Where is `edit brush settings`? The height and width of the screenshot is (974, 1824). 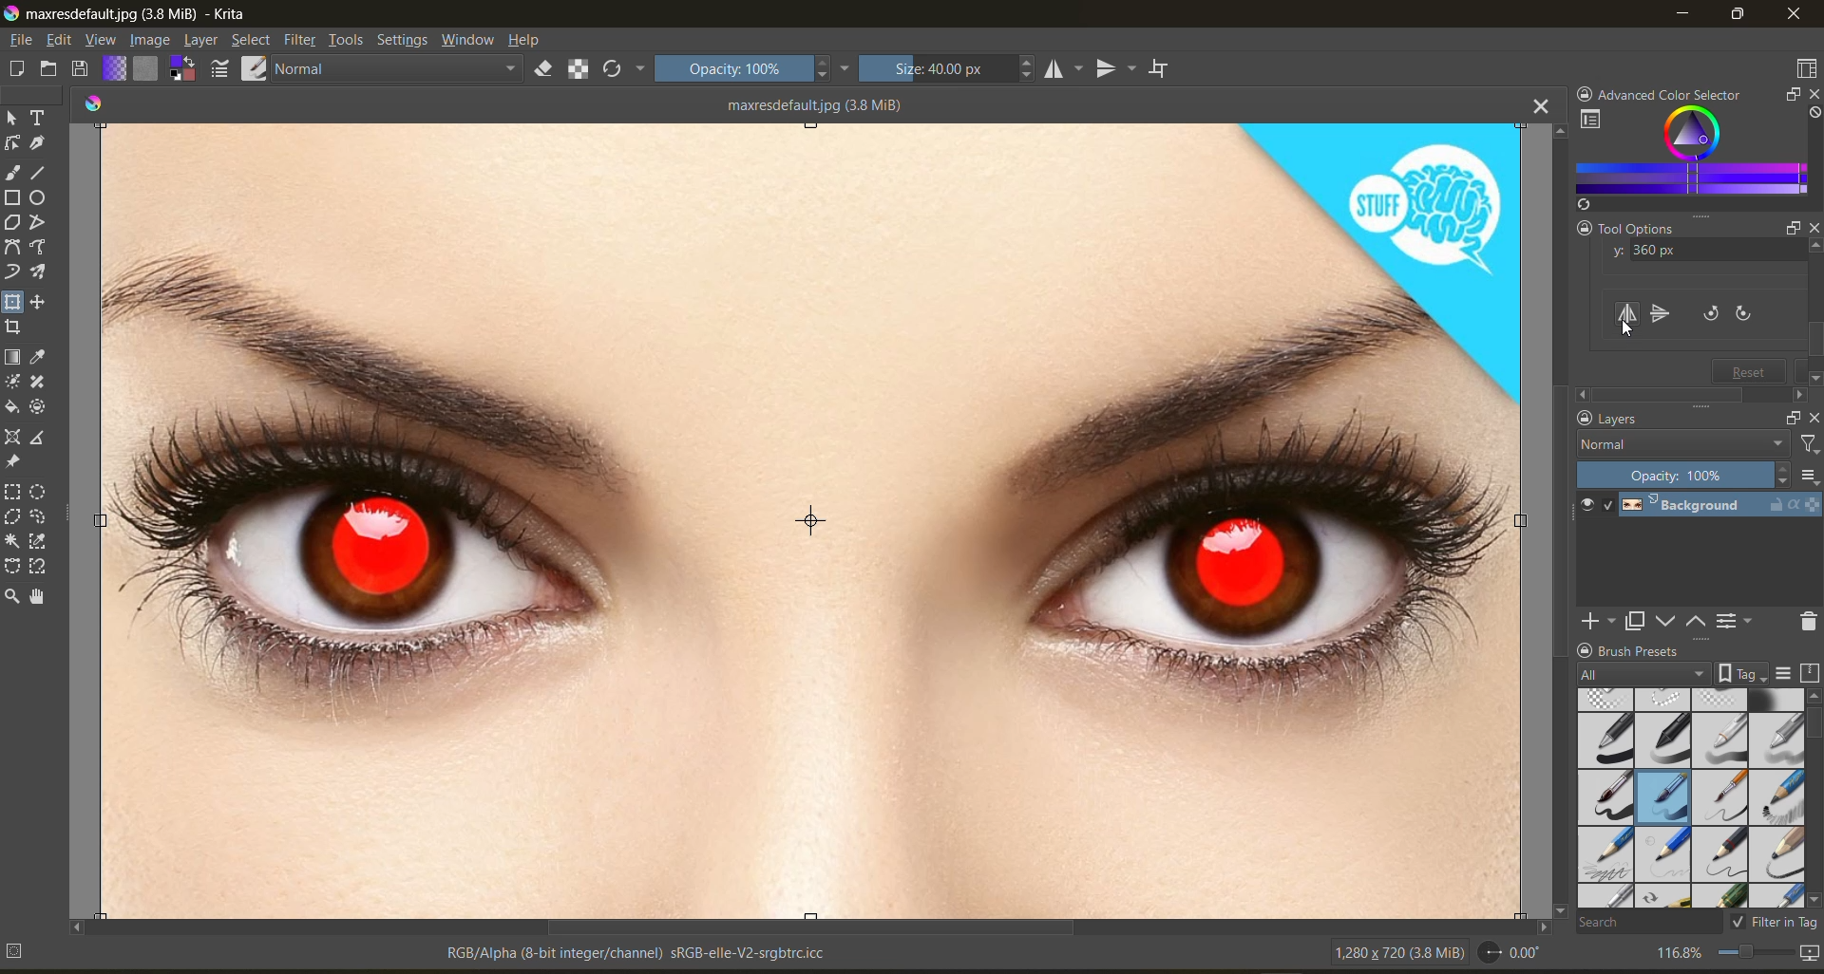
edit brush settings is located at coordinates (222, 68).